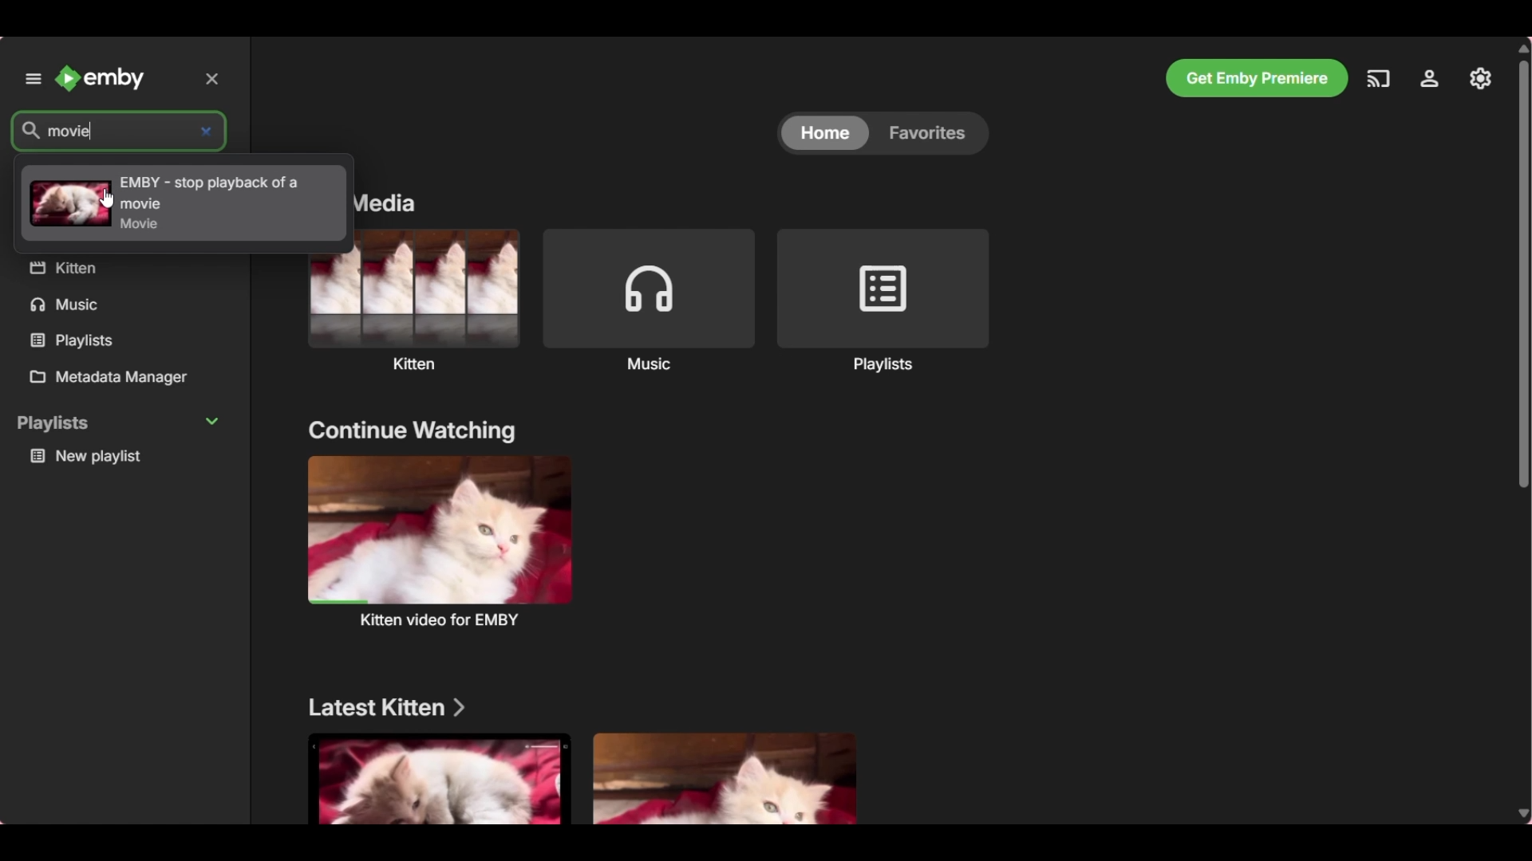 The height and width of the screenshot is (861, 1532). I want to click on Get Emby Premiere, so click(1257, 78).